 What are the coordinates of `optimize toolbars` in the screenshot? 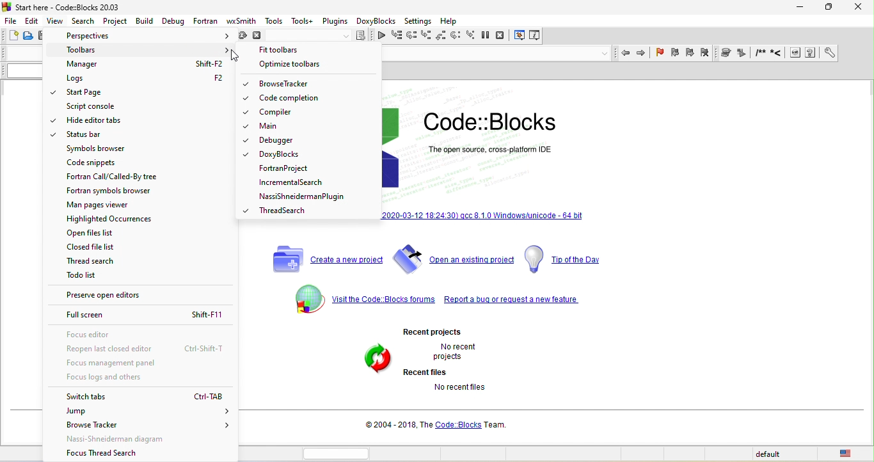 It's located at (298, 66).